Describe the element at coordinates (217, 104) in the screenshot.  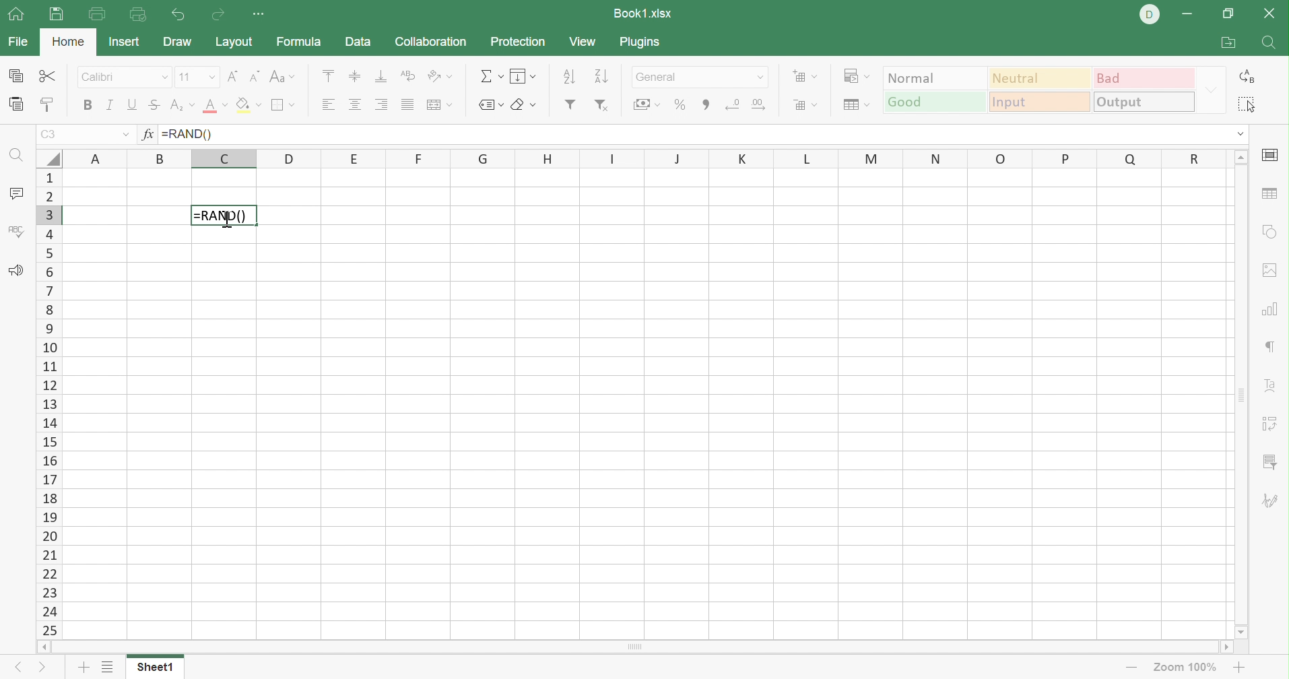
I see `Font color` at that location.